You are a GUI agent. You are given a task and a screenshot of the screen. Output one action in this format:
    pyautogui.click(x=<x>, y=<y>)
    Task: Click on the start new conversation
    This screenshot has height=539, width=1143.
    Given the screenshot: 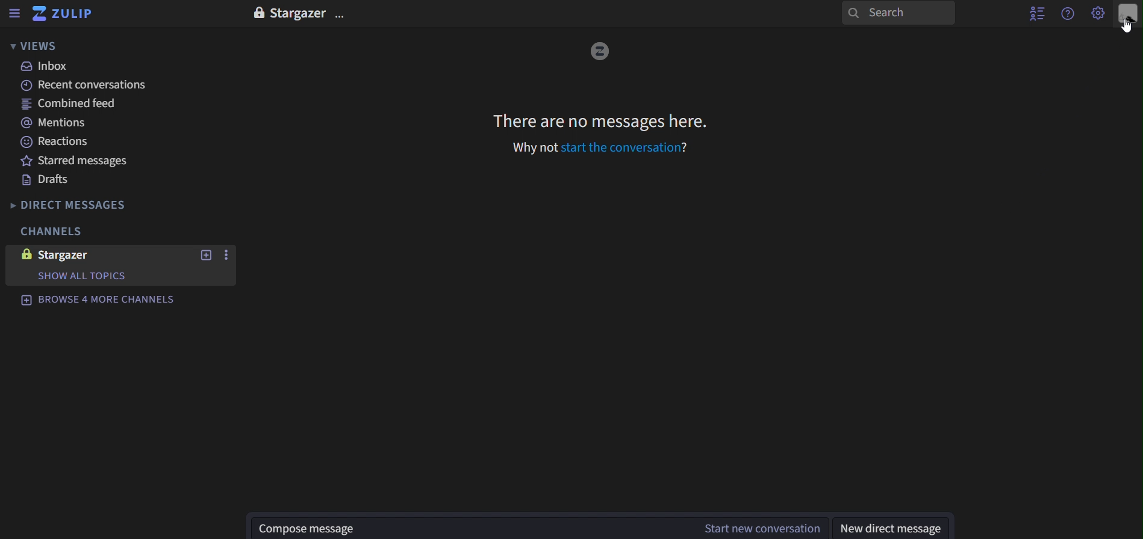 What is the action you would take?
    pyautogui.click(x=227, y=254)
    